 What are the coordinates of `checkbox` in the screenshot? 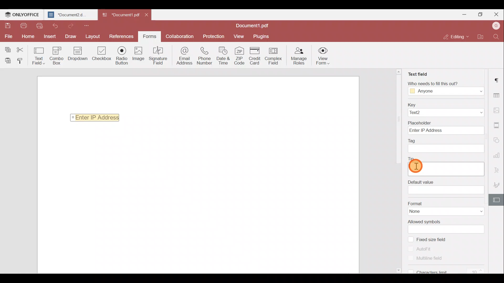 It's located at (411, 248).